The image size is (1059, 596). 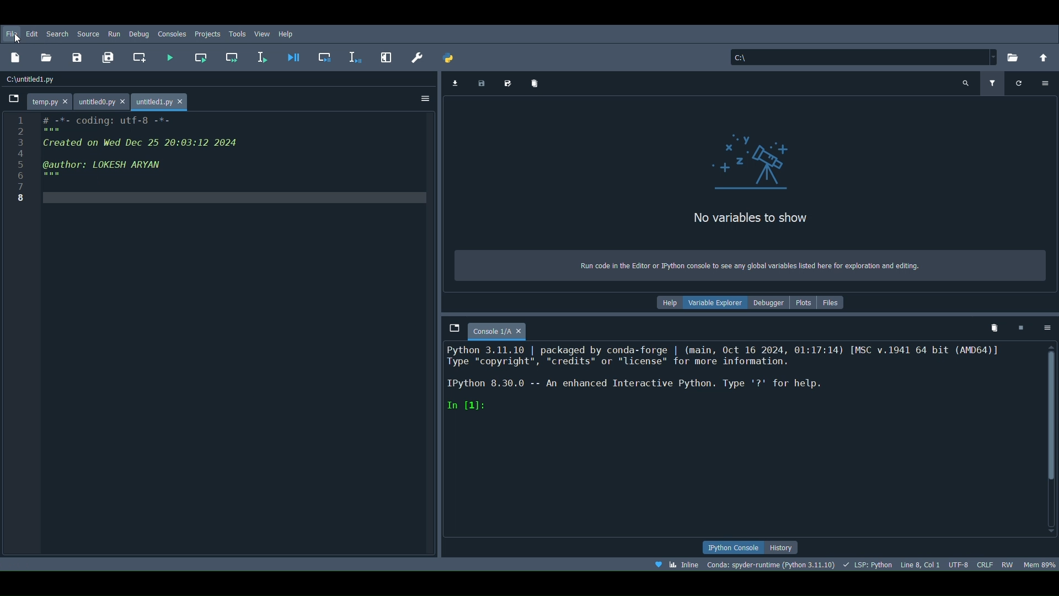 What do you see at coordinates (143, 58) in the screenshot?
I see `Create new cell at the current line (Ctrl + 2)` at bounding box center [143, 58].